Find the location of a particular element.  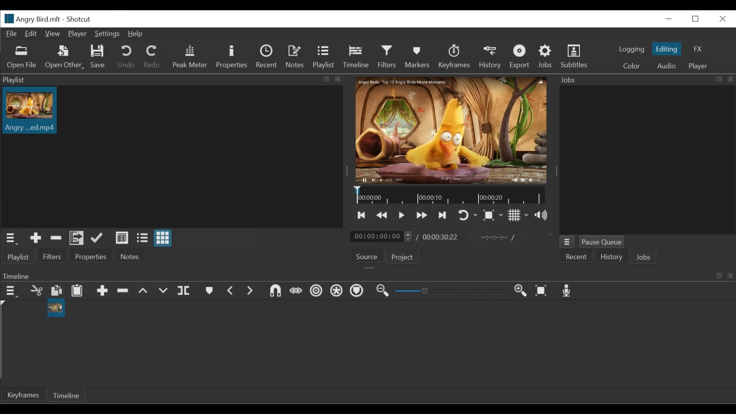

Timeline menu is located at coordinates (11, 292).